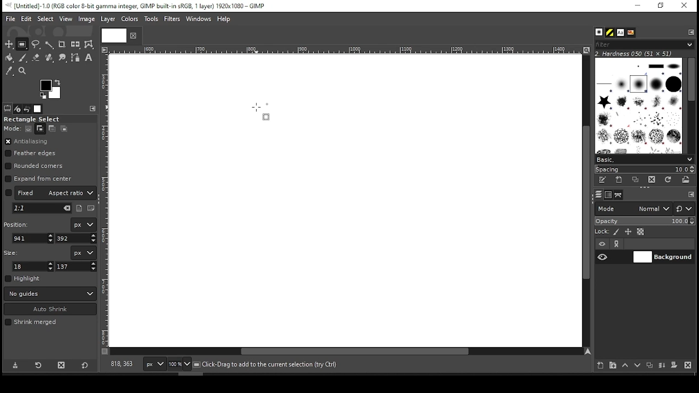  What do you see at coordinates (132, 35) in the screenshot?
I see `close` at bounding box center [132, 35].